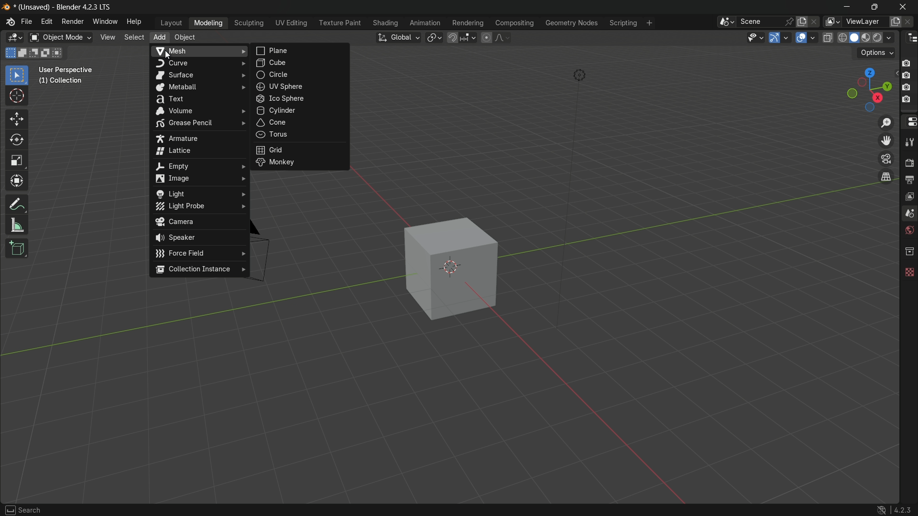 The width and height of the screenshot is (918, 516). What do you see at coordinates (48, 53) in the screenshot?
I see `invert existing selection` at bounding box center [48, 53].